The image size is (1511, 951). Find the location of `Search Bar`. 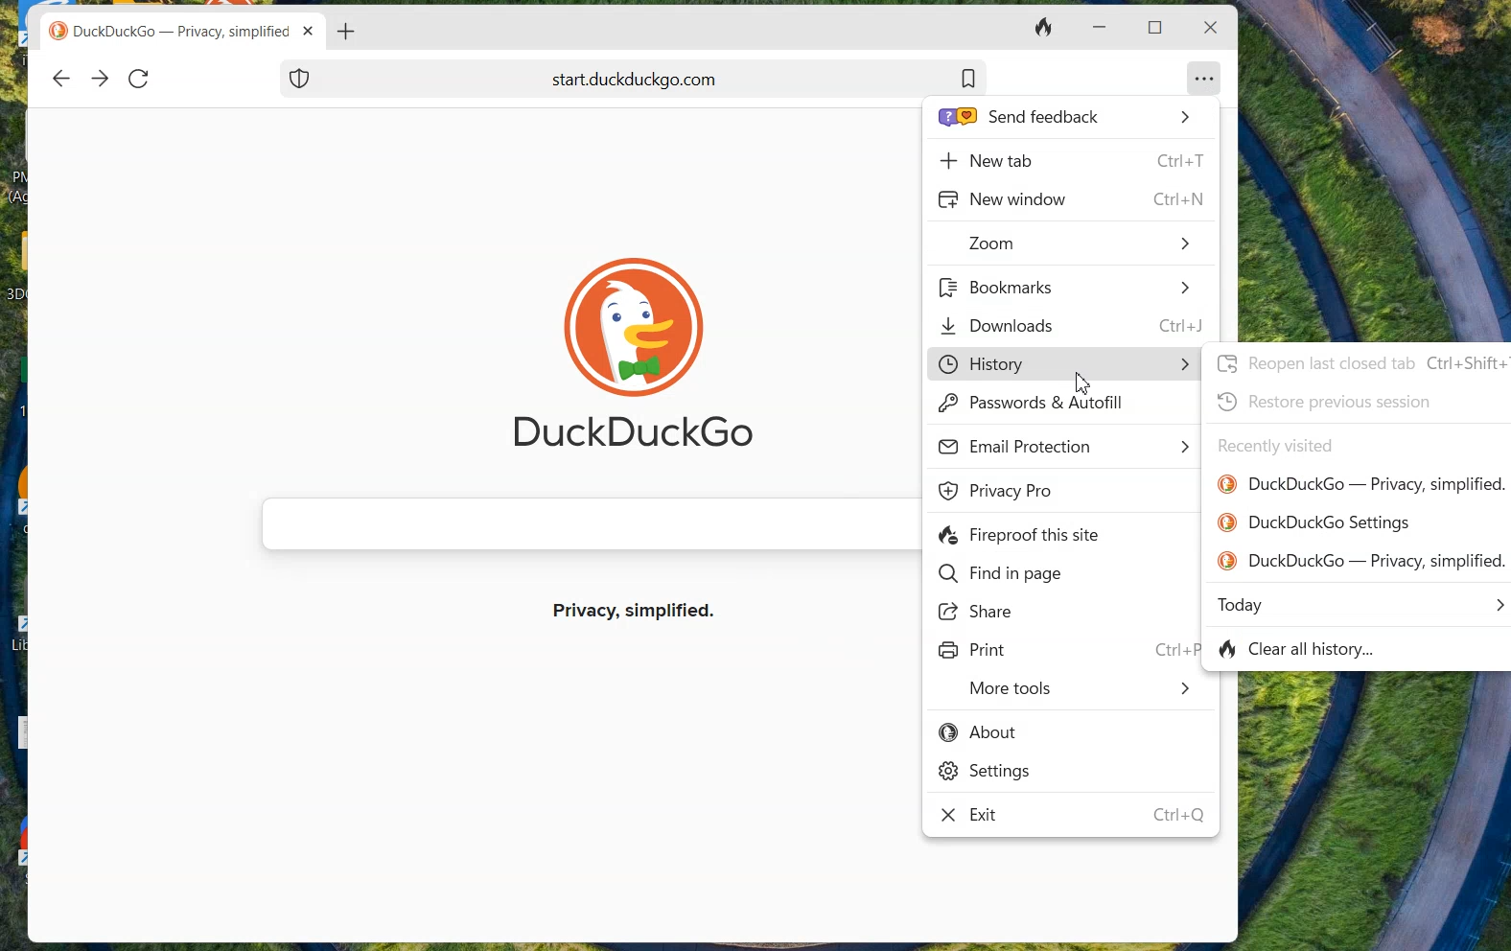

Search Bar is located at coordinates (580, 523).